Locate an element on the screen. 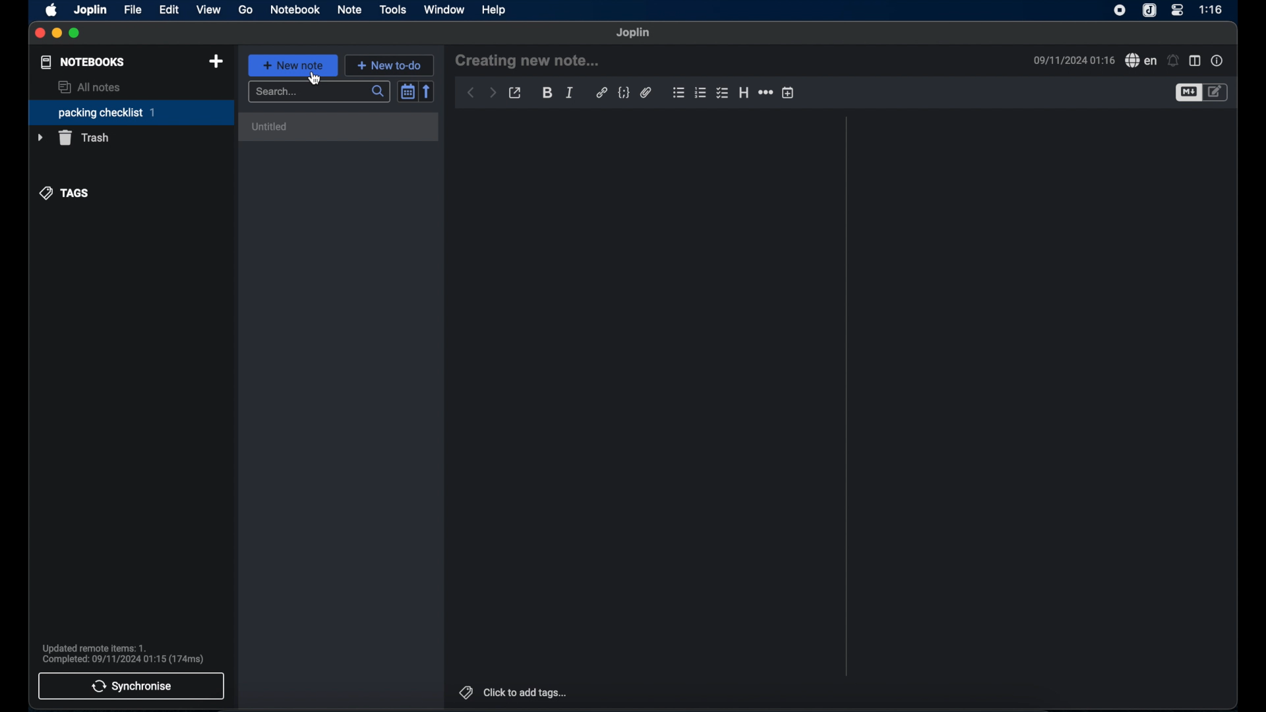 The width and height of the screenshot is (1266, 712). new notebook is located at coordinates (216, 61).